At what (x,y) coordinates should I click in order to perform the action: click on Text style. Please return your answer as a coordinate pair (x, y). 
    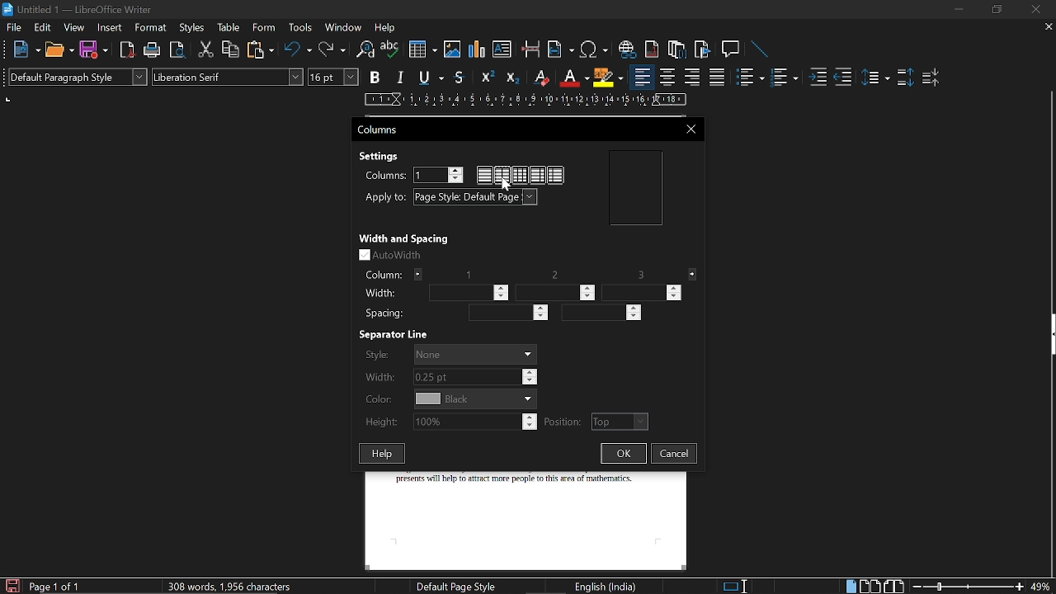
    Looking at the image, I should click on (228, 76).